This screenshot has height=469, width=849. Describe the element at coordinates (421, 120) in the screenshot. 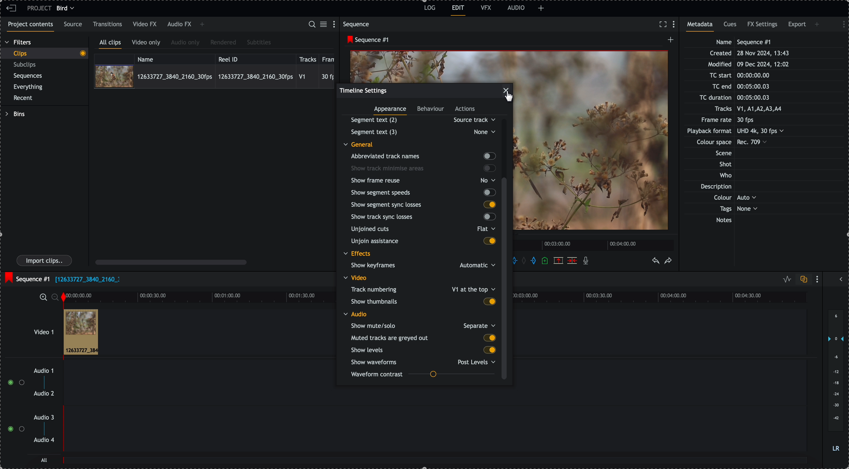

I see `segment text (2)` at that location.